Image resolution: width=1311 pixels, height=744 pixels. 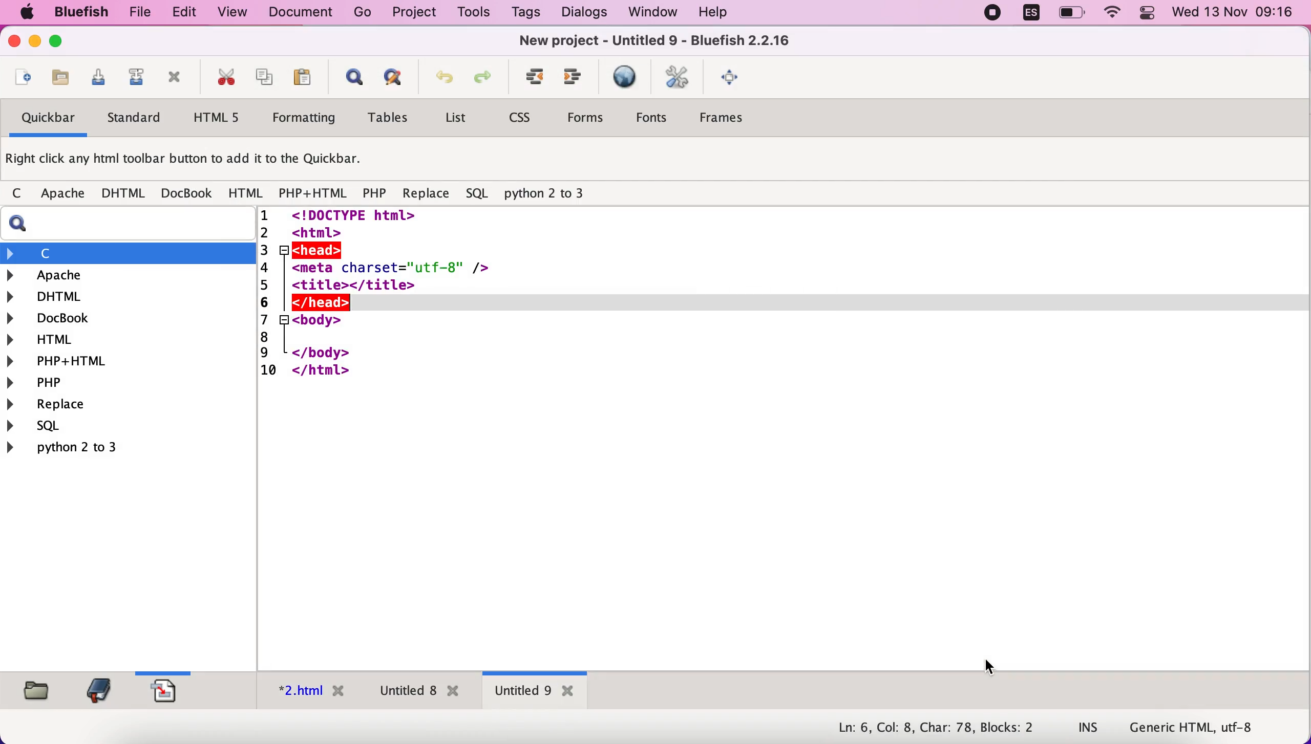 What do you see at coordinates (56, 43) in the screenshot?
I see `maximize` at bounding box center [56, 43].